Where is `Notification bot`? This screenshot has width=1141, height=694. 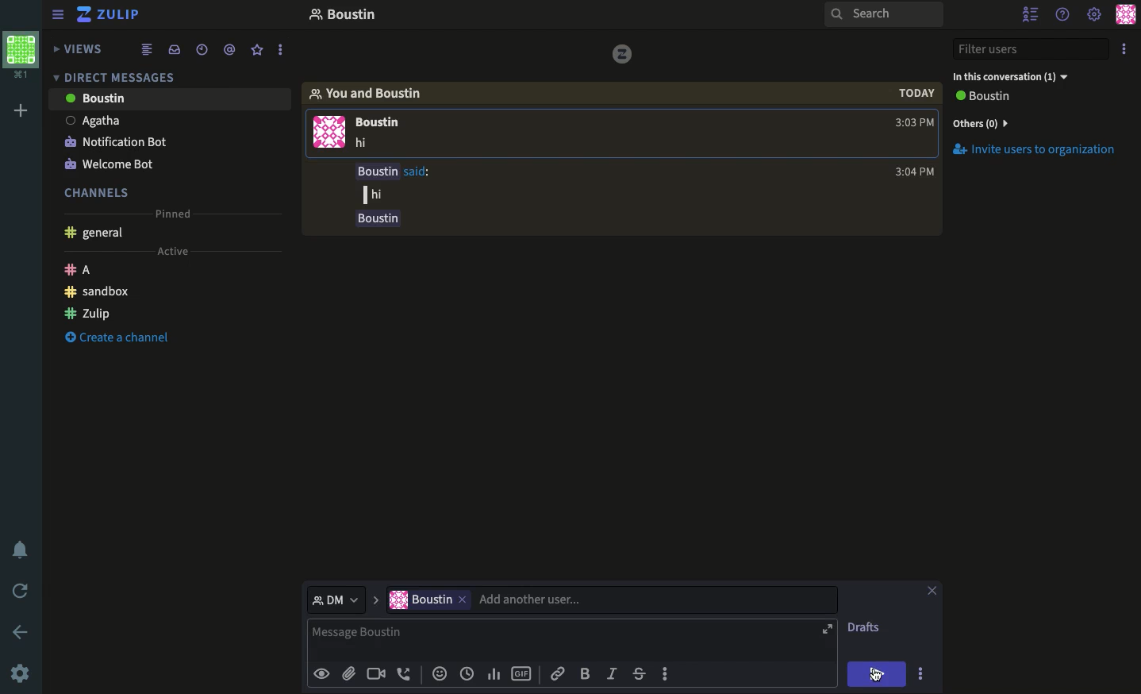
Notification bot is located at coordinates (116, 141).